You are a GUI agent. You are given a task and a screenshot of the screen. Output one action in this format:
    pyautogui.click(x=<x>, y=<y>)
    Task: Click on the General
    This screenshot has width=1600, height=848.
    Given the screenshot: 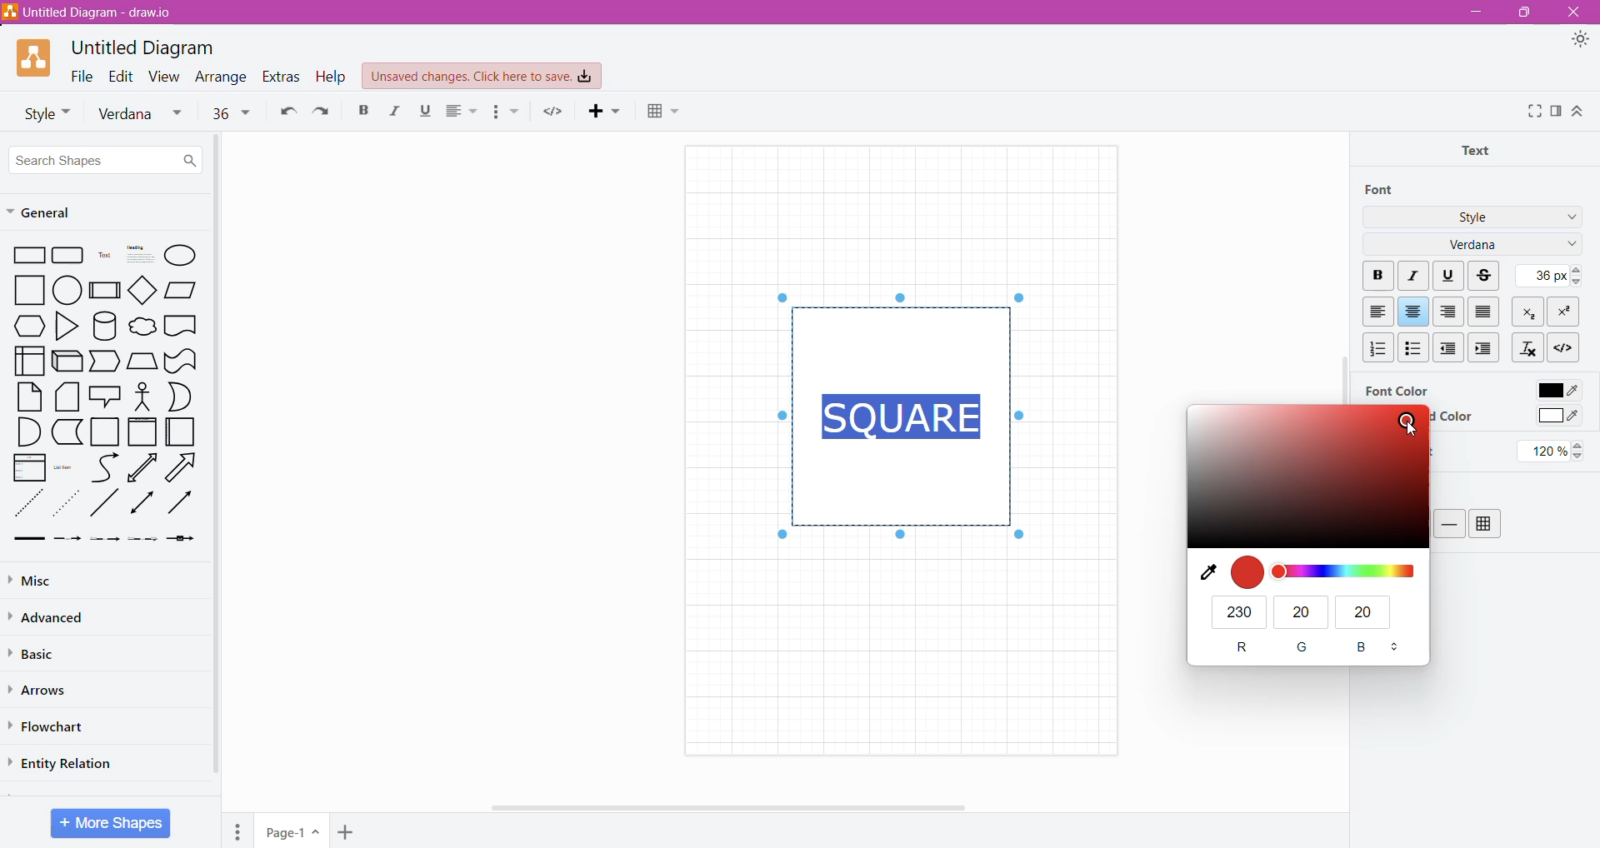 What is the action you would take?
    pyautogui.click(x=47, y=213)
    